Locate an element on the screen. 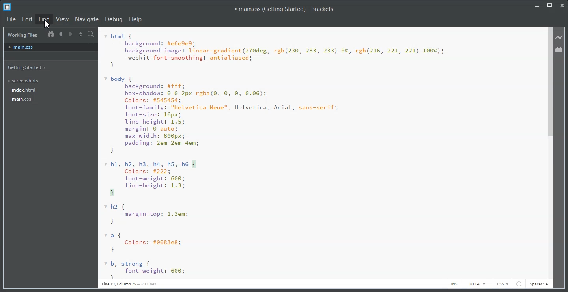 This screenshot has height=292, width=568. icon is located at coordinates (519, 284).